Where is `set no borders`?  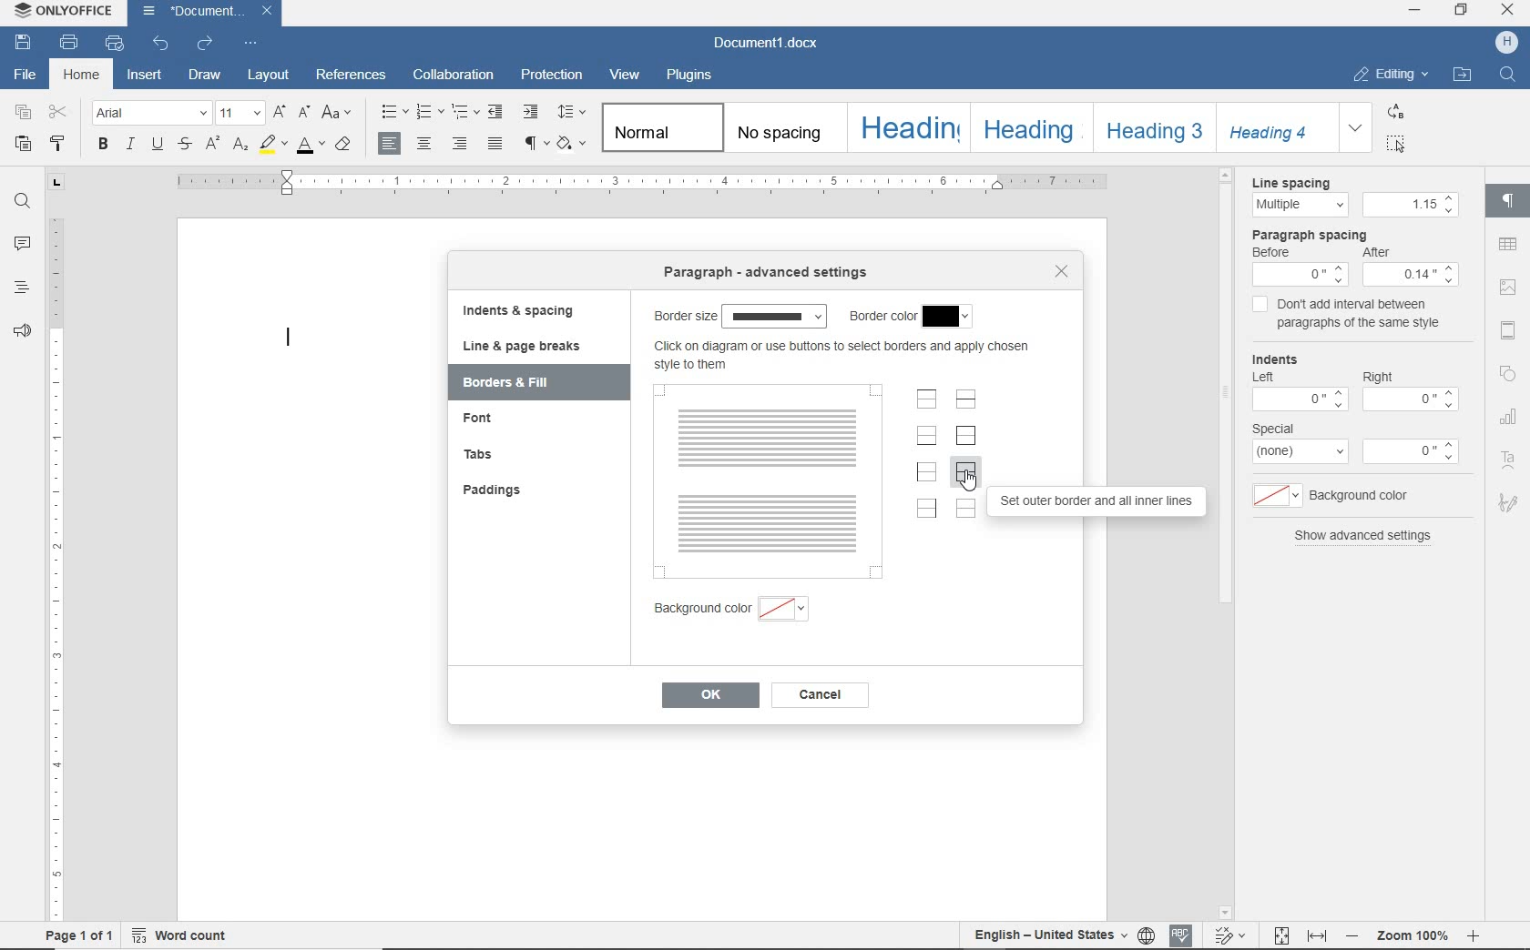 set no borders is located at coordinates (967, 511).